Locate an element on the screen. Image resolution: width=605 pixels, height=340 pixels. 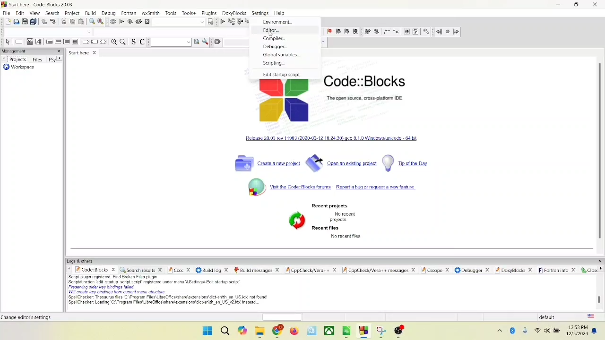
code::blocks is located at coordinates (364, 85).